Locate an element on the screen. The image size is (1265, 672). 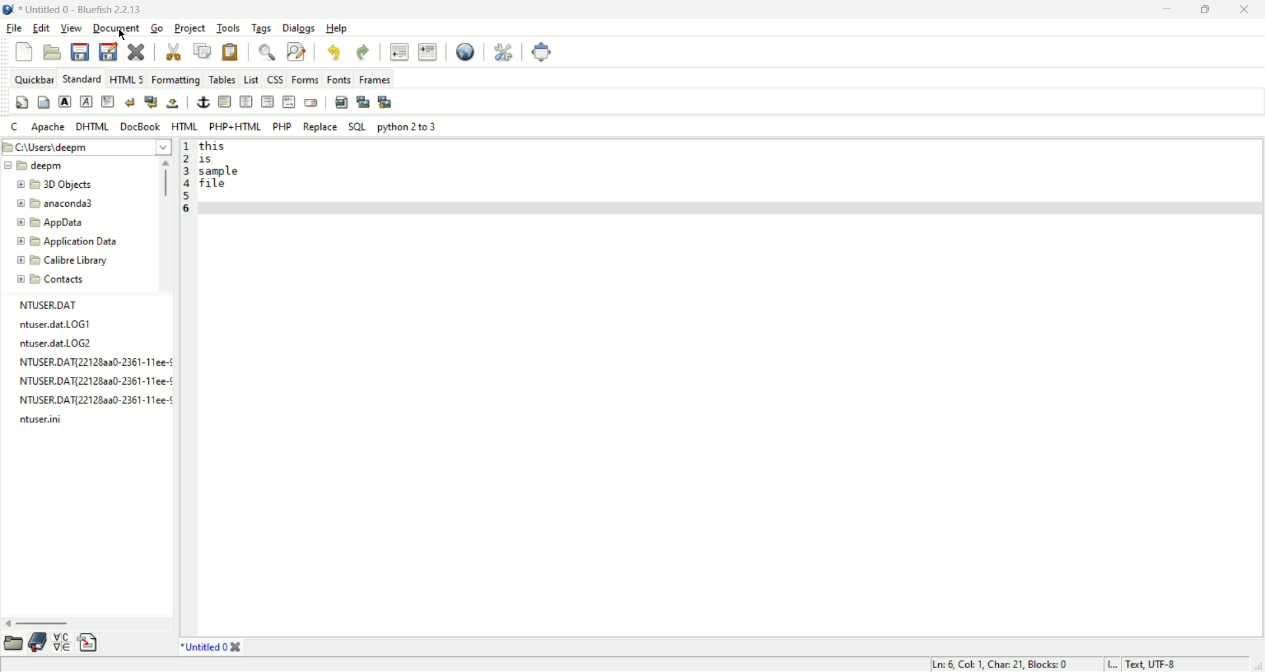
frames is located at coordinates (374, 80).